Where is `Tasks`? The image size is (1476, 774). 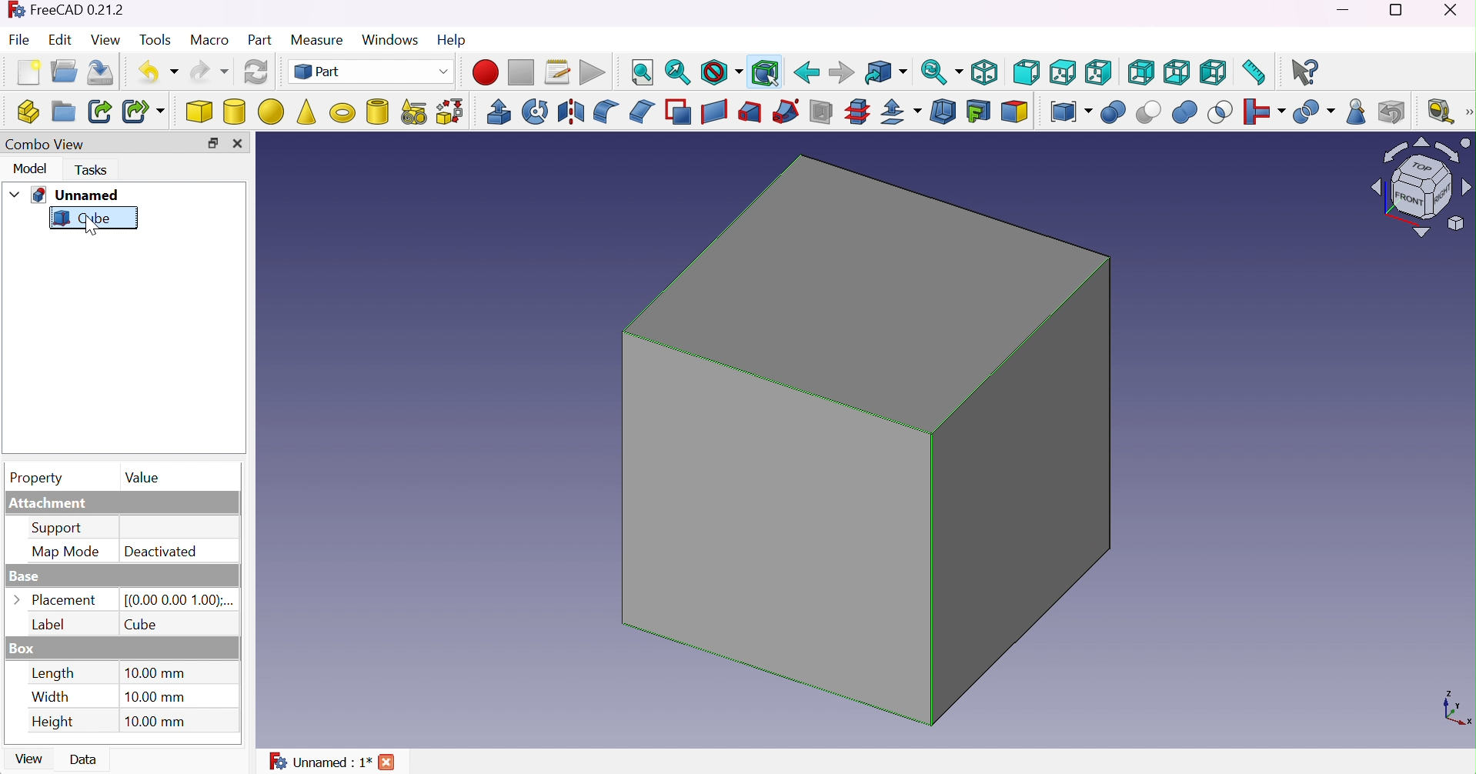
Tasks is located at coordinates (94, 170).